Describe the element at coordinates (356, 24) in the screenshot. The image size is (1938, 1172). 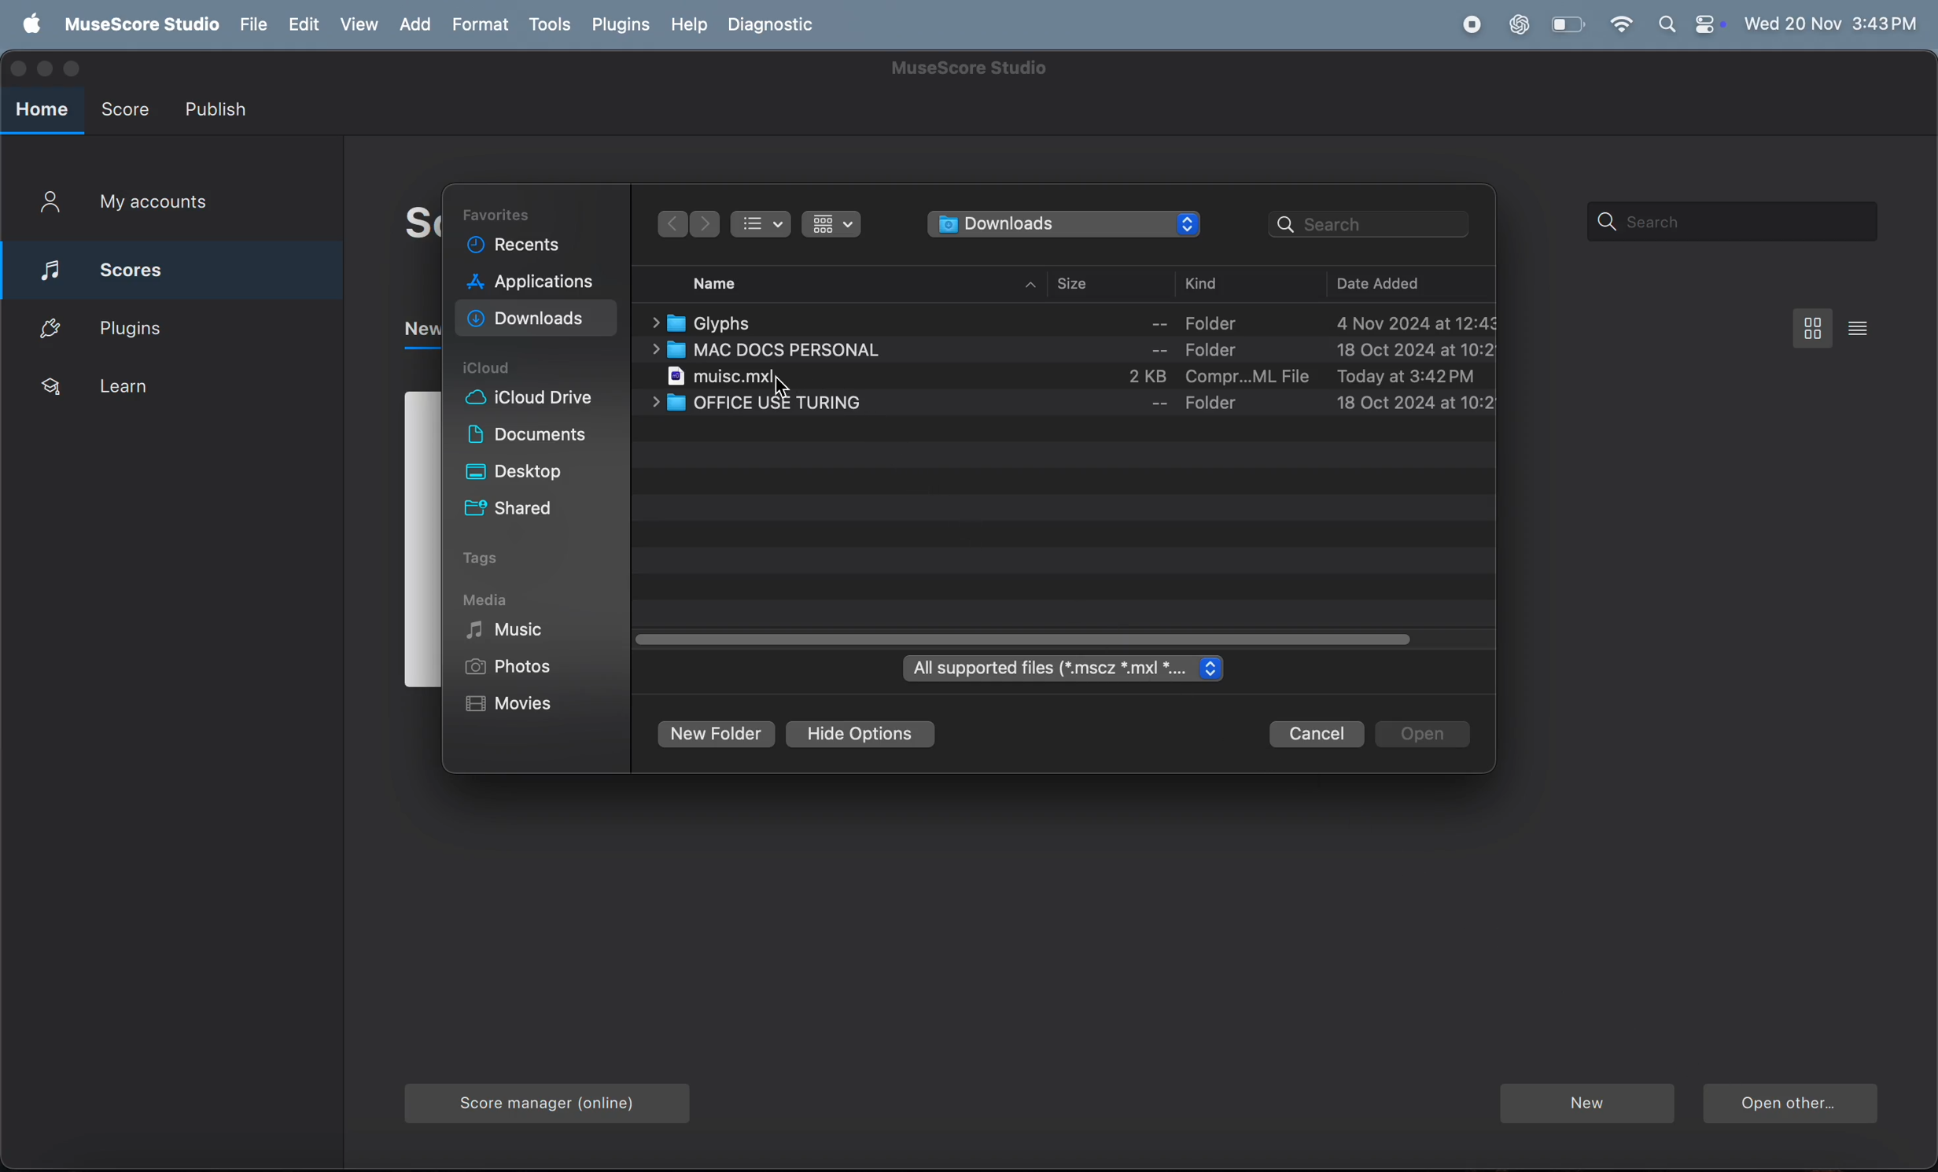
I see `view` at that location.